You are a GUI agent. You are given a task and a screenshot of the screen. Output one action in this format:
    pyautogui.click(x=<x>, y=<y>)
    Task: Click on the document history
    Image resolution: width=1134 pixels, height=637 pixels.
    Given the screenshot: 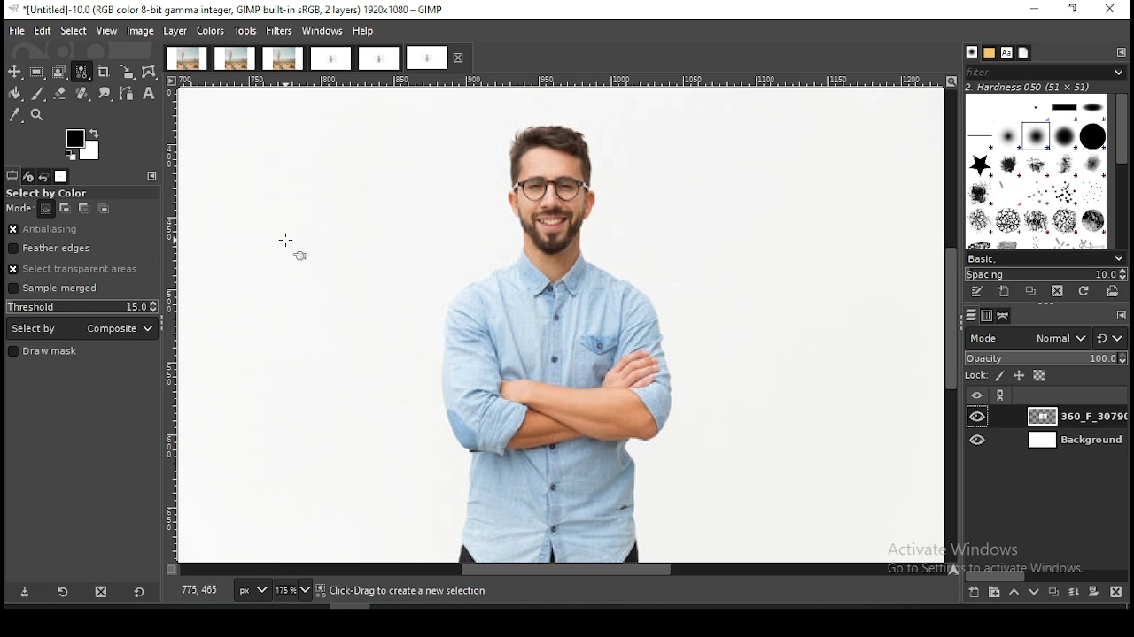 What is the action you would take?
    pyautogui.click(x=1024, y=52)
    